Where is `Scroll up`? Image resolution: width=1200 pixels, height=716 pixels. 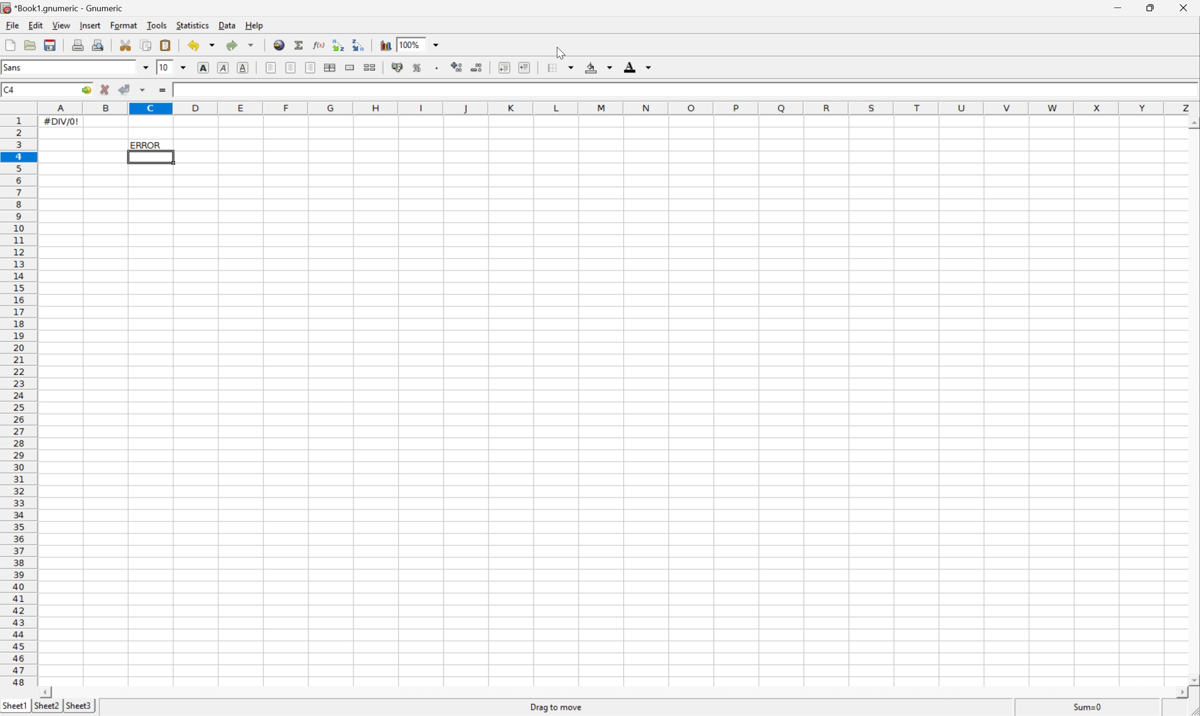 Scroll up is located at coordinates (1192, 123).